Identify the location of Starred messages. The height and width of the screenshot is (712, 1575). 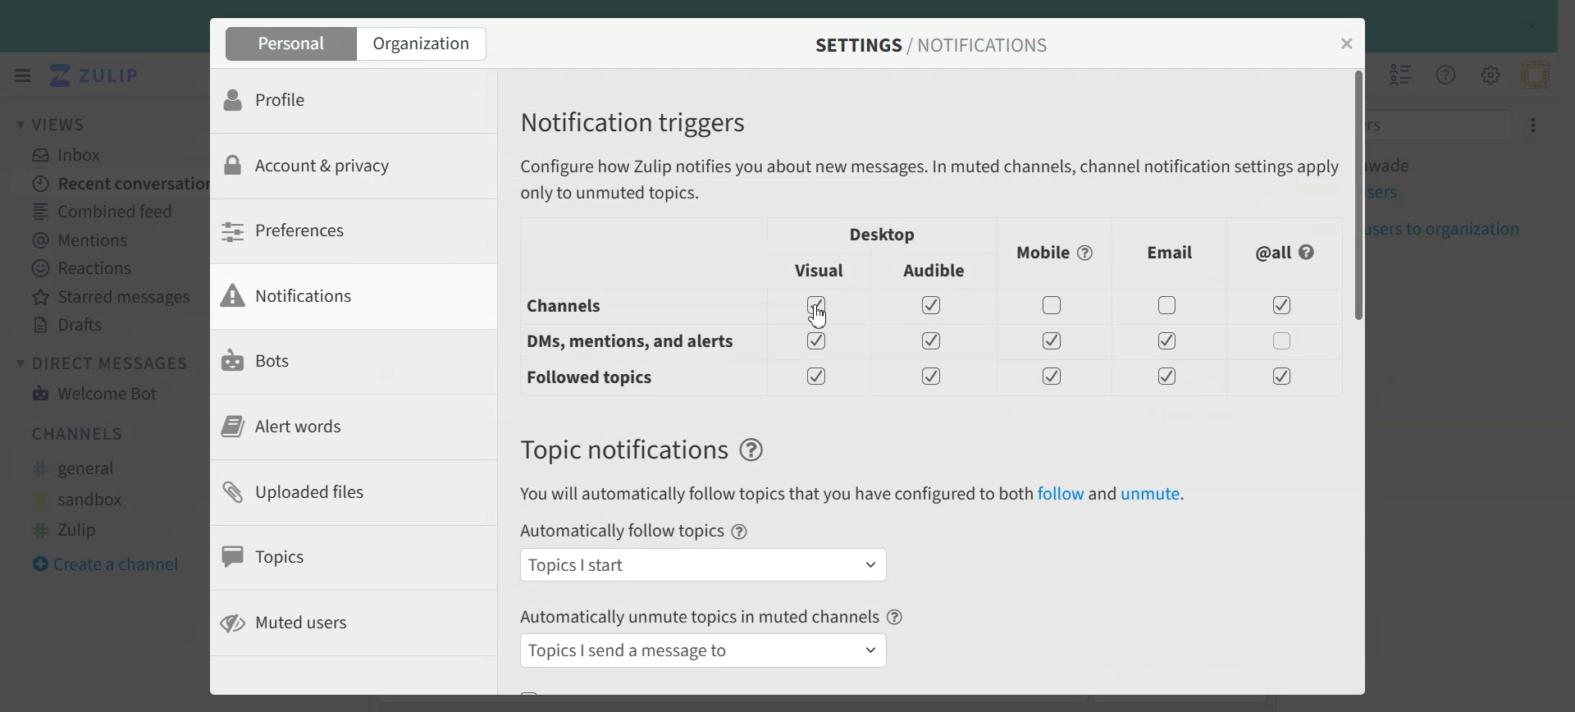
(109, 296).